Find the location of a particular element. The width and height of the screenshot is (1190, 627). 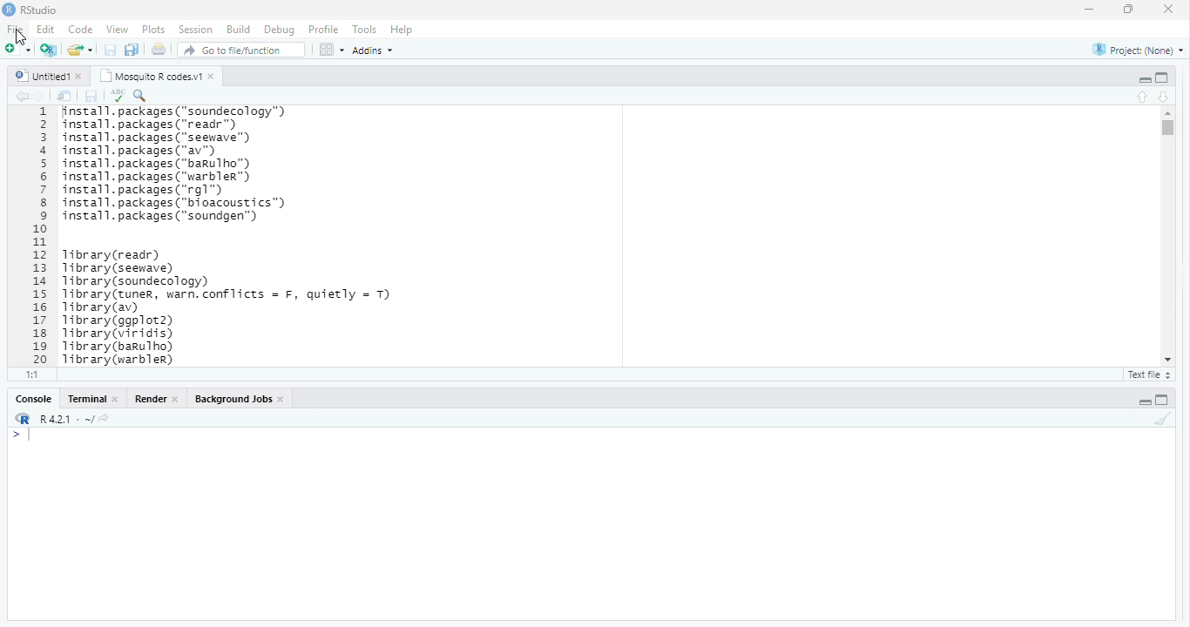

search in doc is located at coordinates (65, 96).